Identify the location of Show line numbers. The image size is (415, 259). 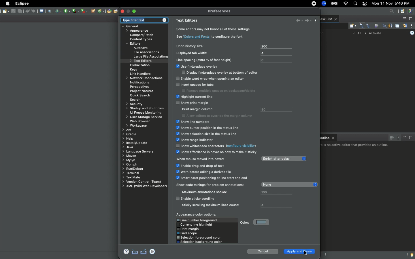
(193, 121).